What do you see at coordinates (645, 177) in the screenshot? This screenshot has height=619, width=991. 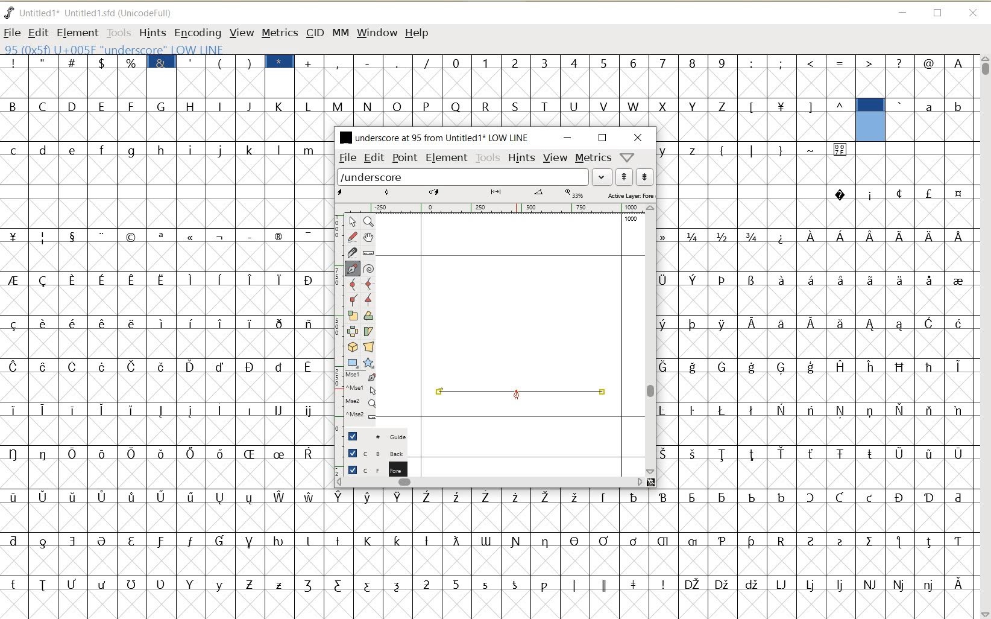 I see `show next word list` at bounding box center [645, 177].